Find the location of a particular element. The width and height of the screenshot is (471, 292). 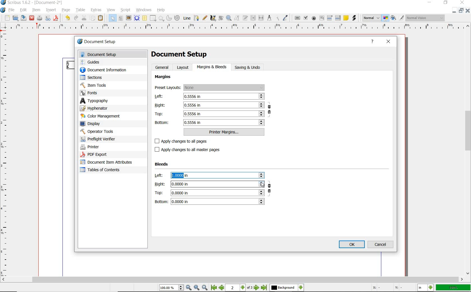

zoom factor 100% is located at coordinates (453, 288).